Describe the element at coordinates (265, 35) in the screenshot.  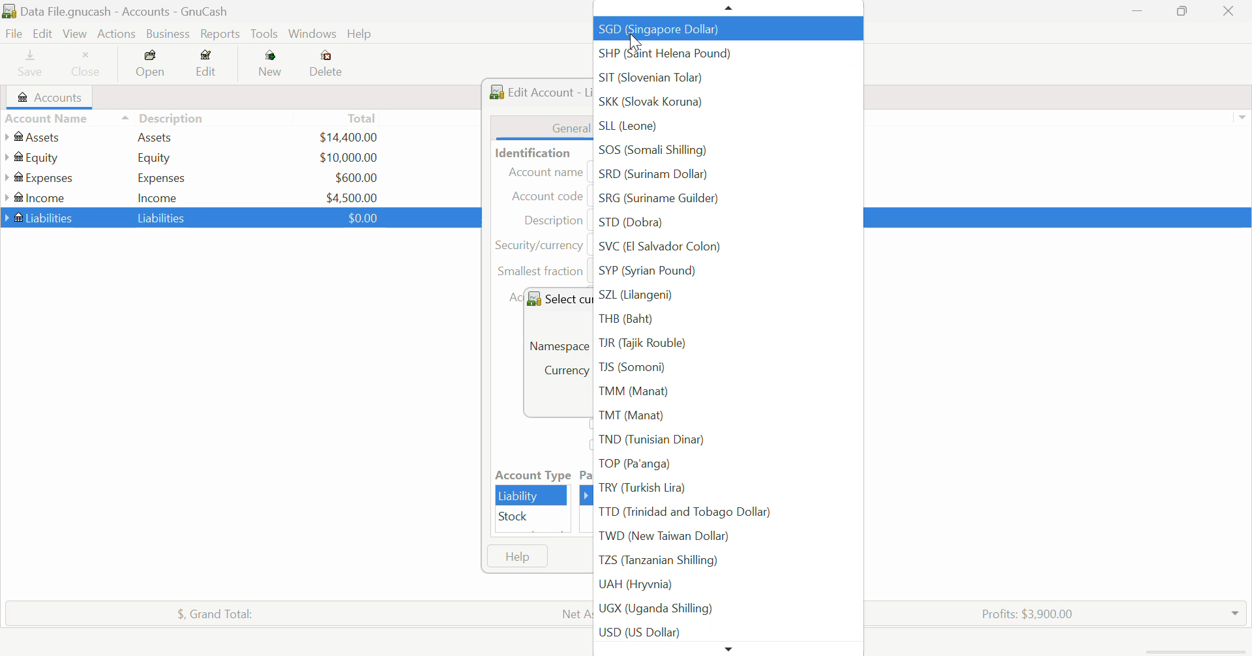
I see `Tools` at that location.